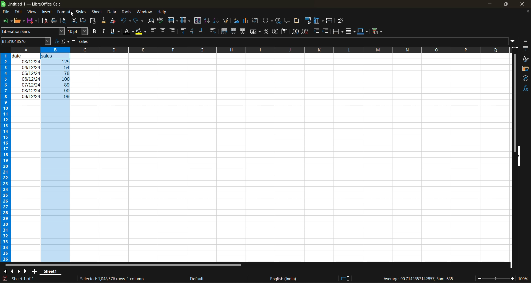 This screenshot has width=531, height=283. What do you see at coordinates (526, 59) in the screenshot?
I see `style` at bounding box center [526, 59].